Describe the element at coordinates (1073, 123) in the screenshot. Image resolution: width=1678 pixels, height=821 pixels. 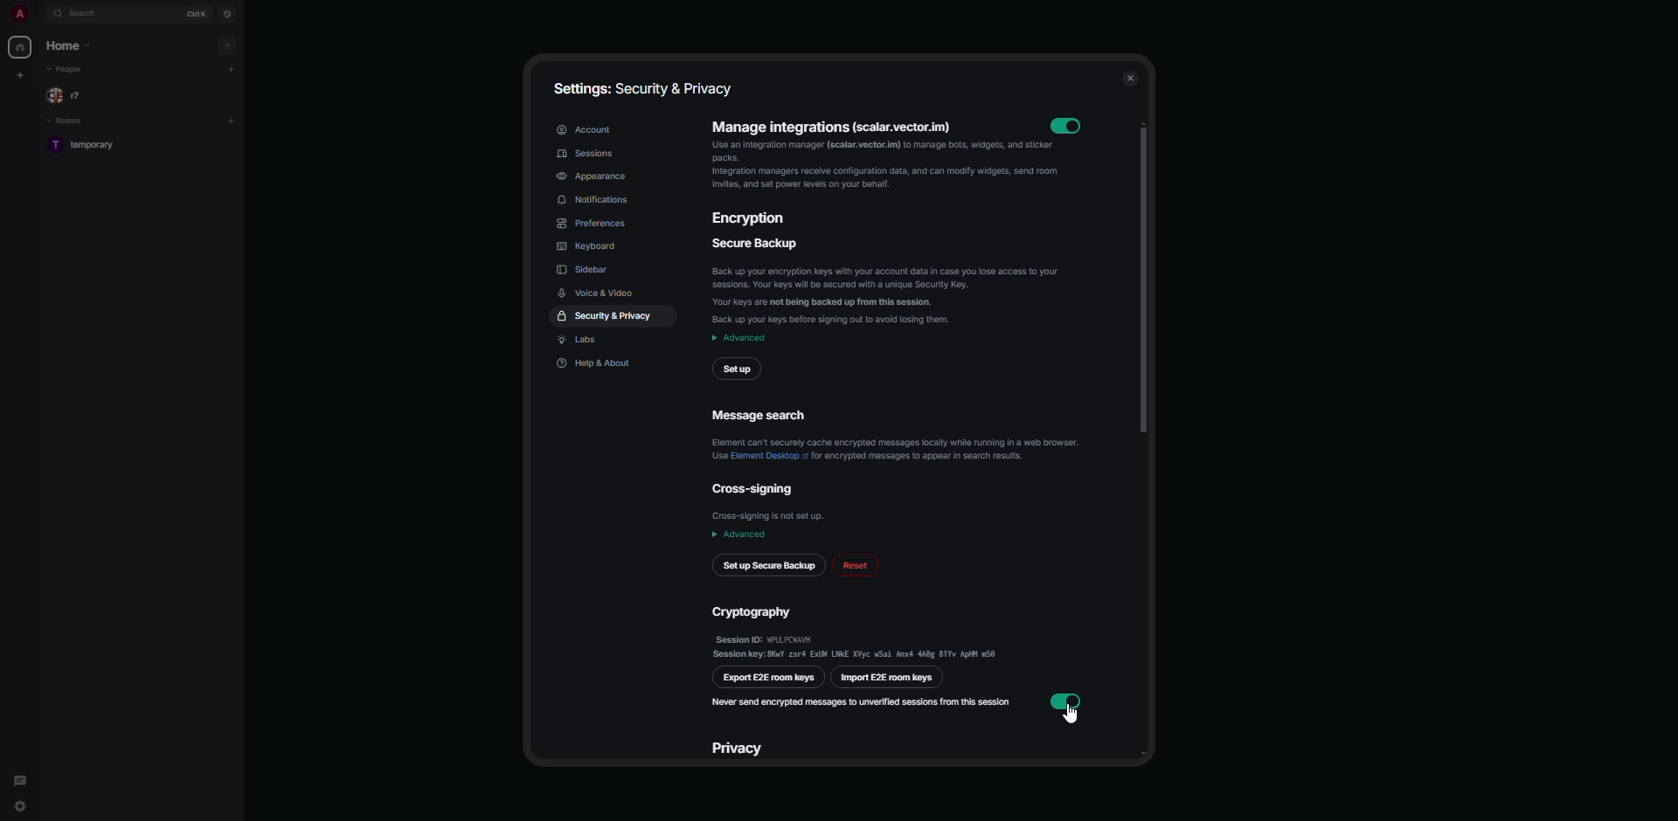
I see `enabled` at that location.